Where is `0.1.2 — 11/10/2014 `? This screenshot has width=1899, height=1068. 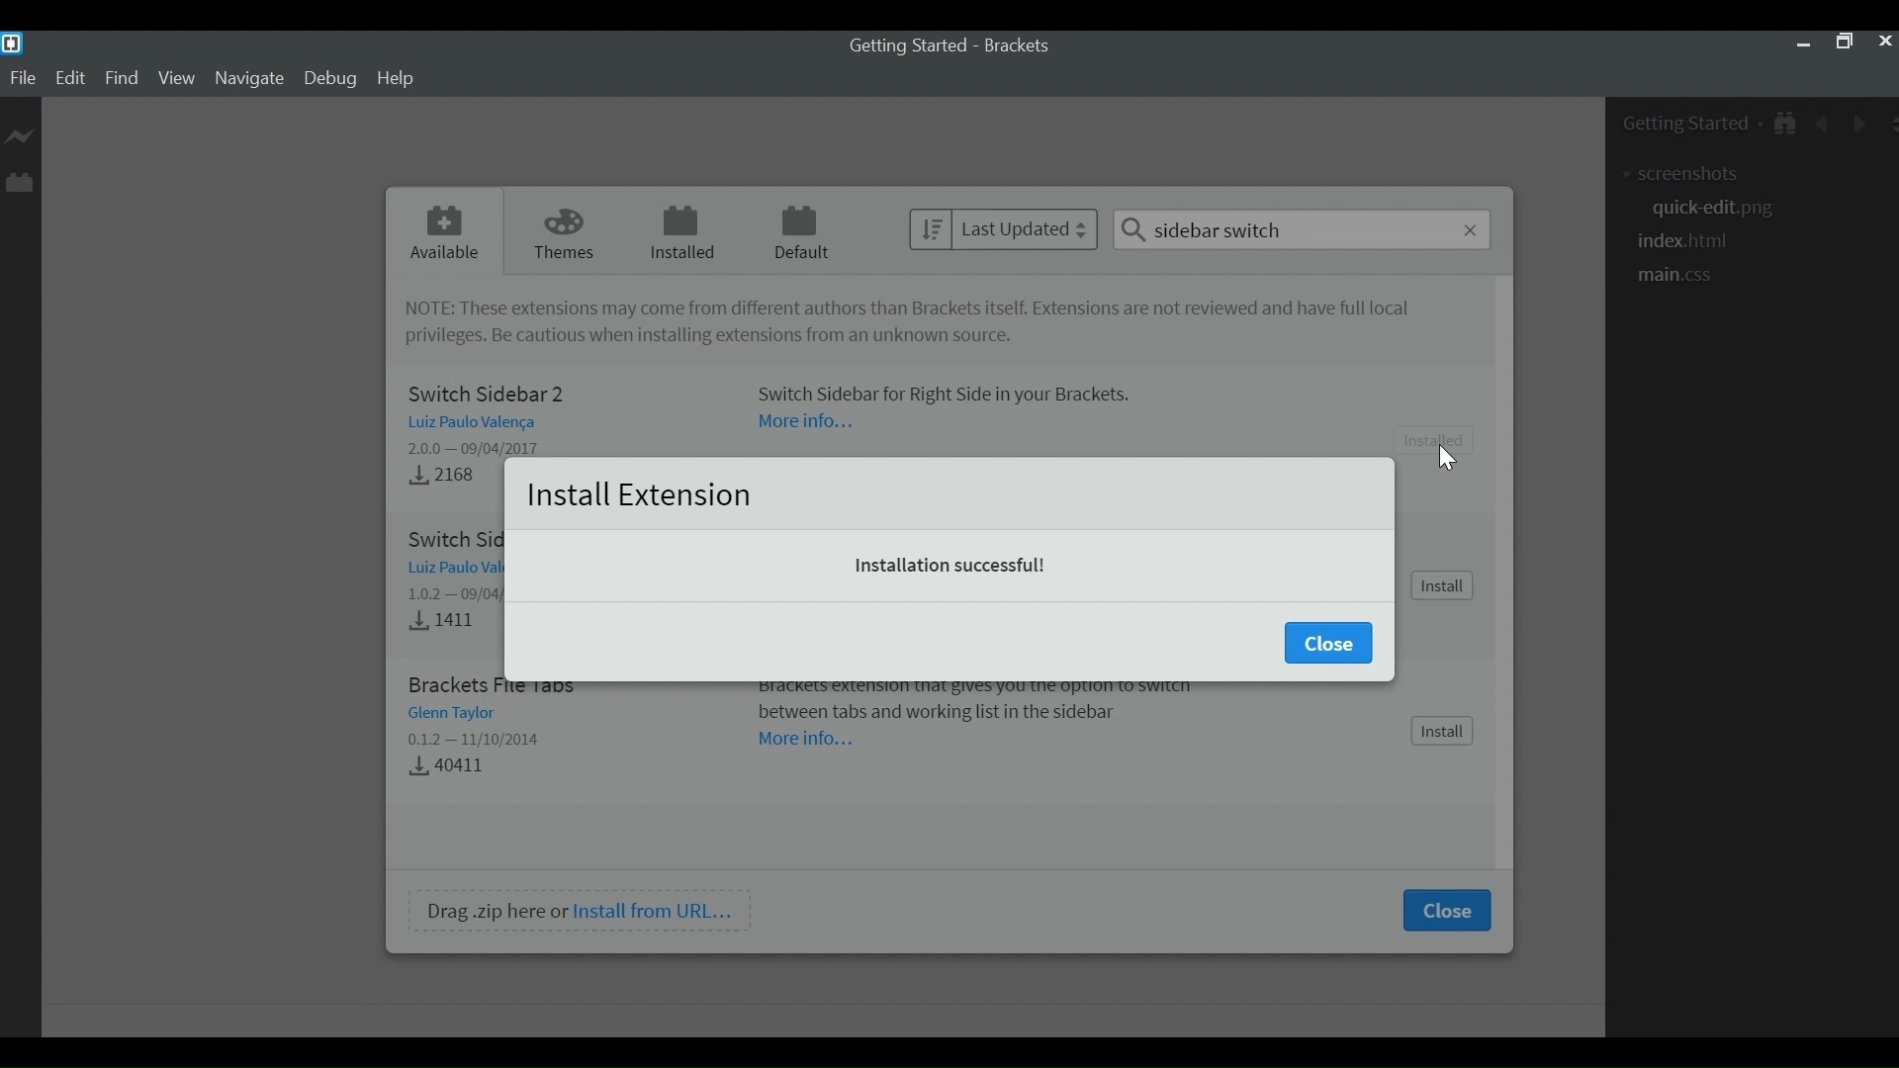
0.1.2 — 11/10/2014  is located at coordinates (473, 741).